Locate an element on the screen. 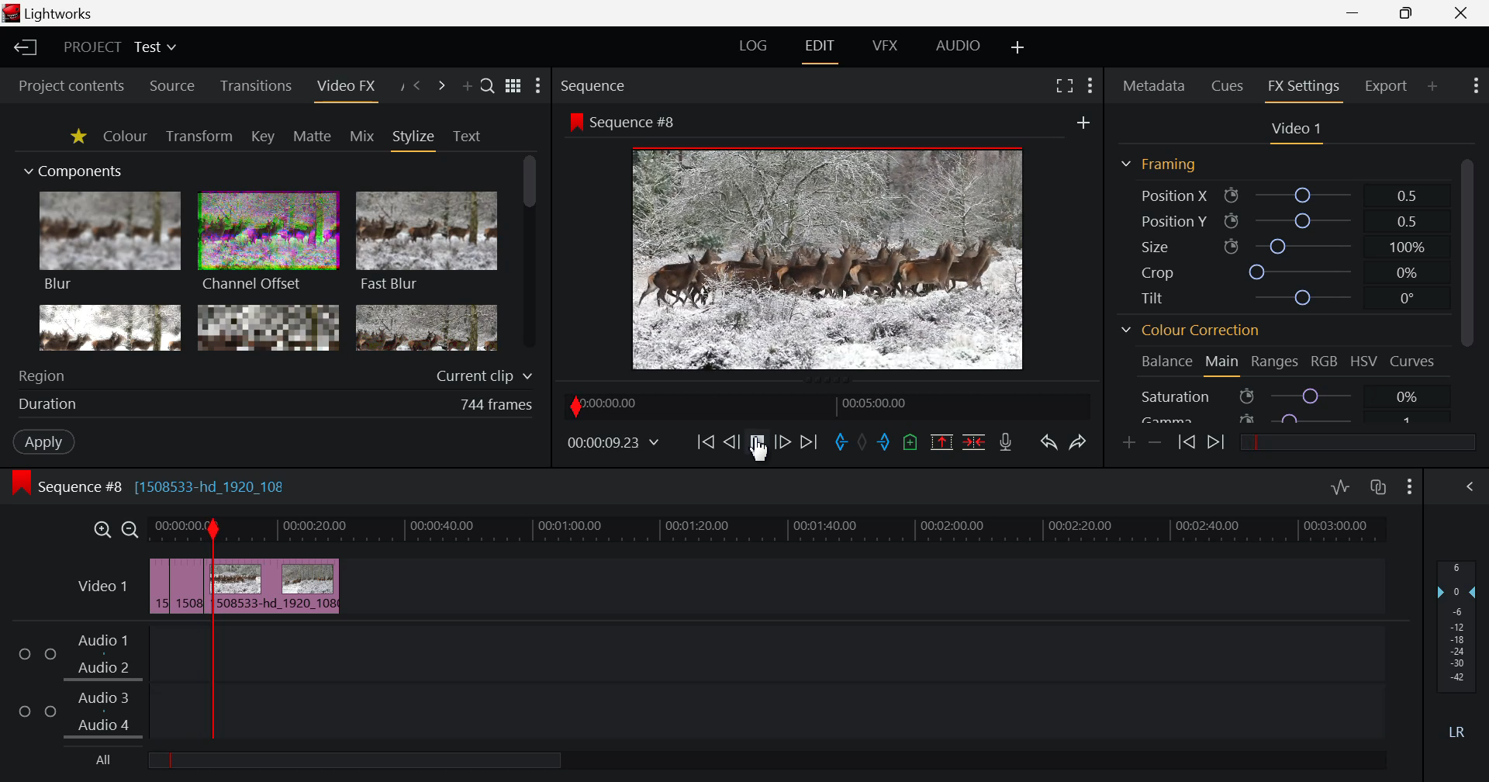 The image size is (1489, 782). Duration is located at coordinates (278, 403).